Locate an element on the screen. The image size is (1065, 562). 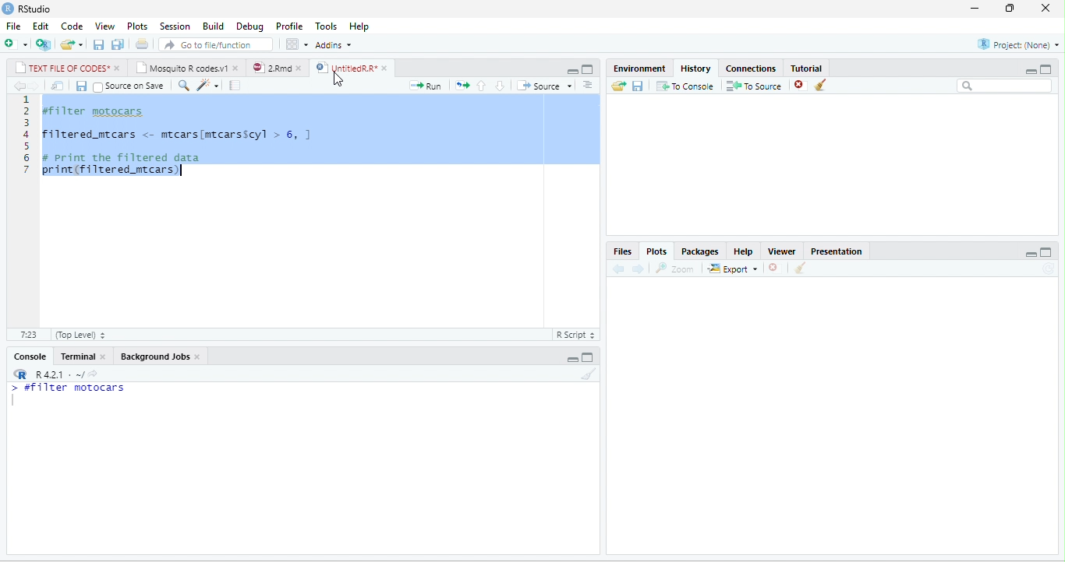
compile report is located at coordinates (235, 85).